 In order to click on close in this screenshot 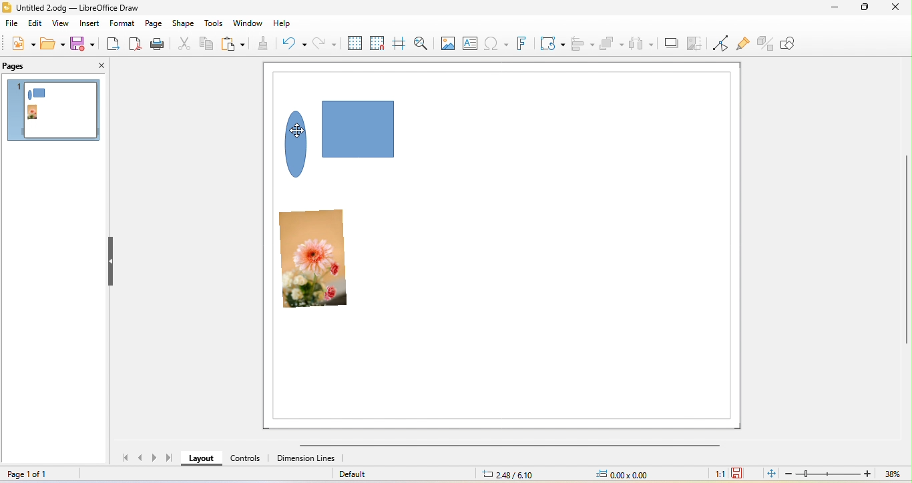, I will do `click(98, 66)`.